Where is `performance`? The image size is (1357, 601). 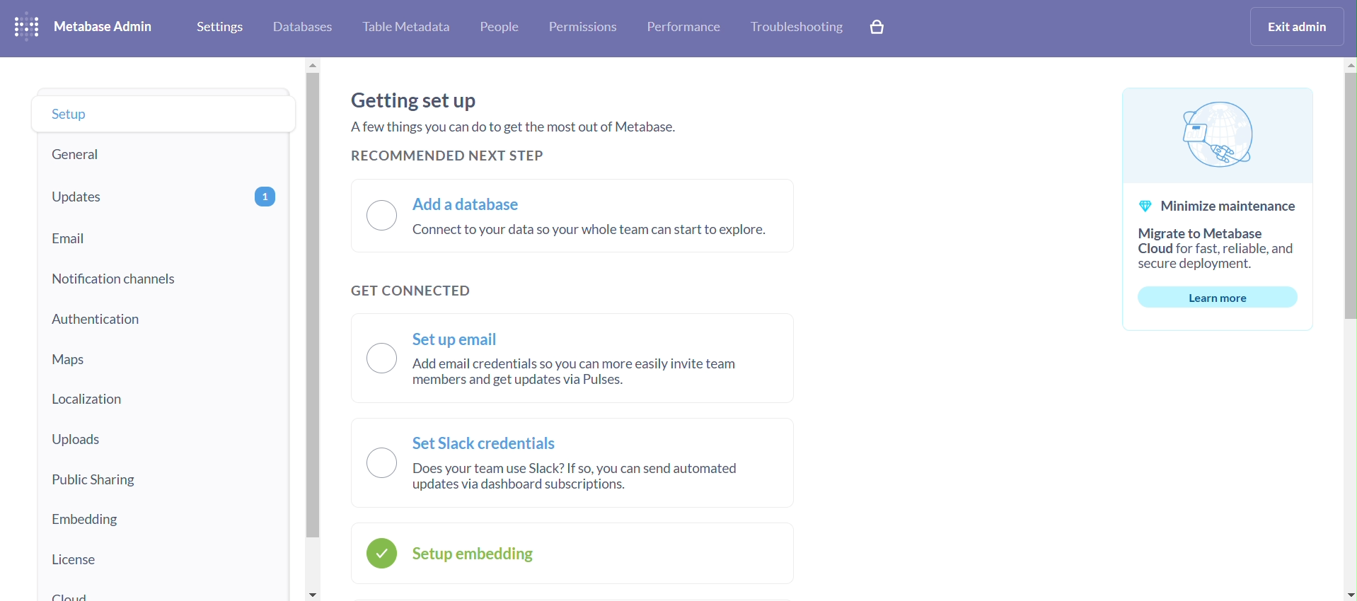 performance is located at coordinates (684, 28).